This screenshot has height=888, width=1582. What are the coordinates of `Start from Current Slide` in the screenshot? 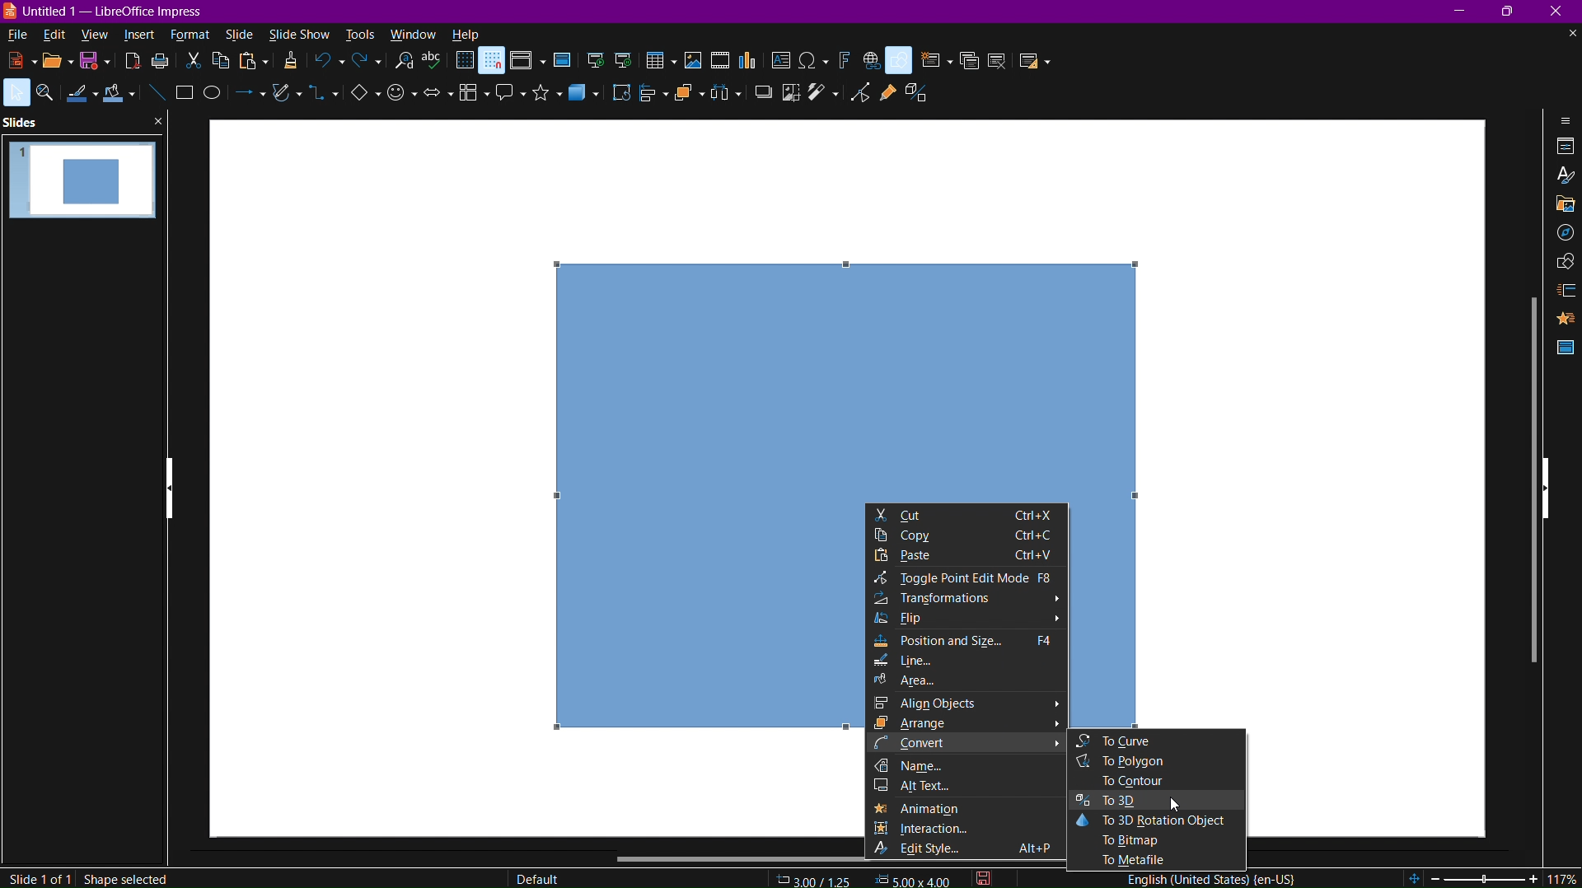 It's located at (627, 59).